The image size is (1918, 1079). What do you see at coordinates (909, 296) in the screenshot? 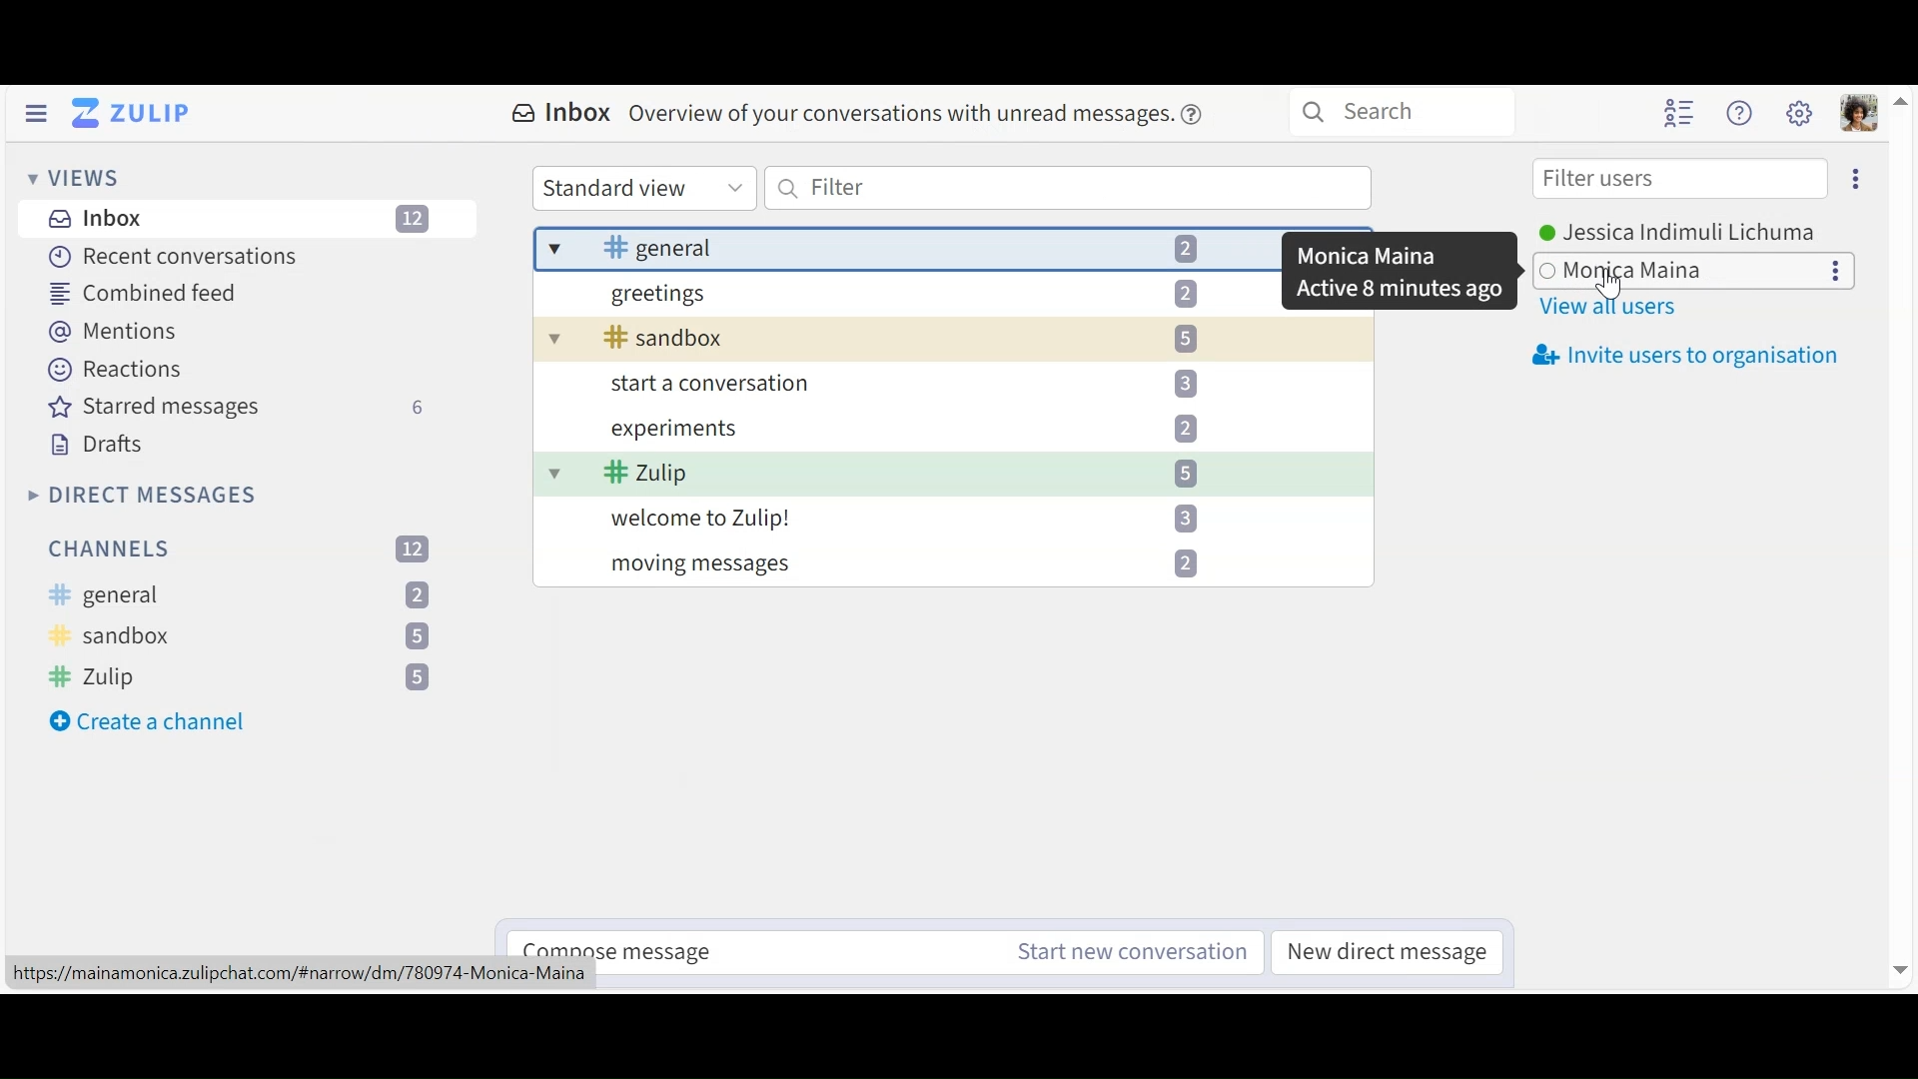
I see `message` at bounding box center [909, 296].